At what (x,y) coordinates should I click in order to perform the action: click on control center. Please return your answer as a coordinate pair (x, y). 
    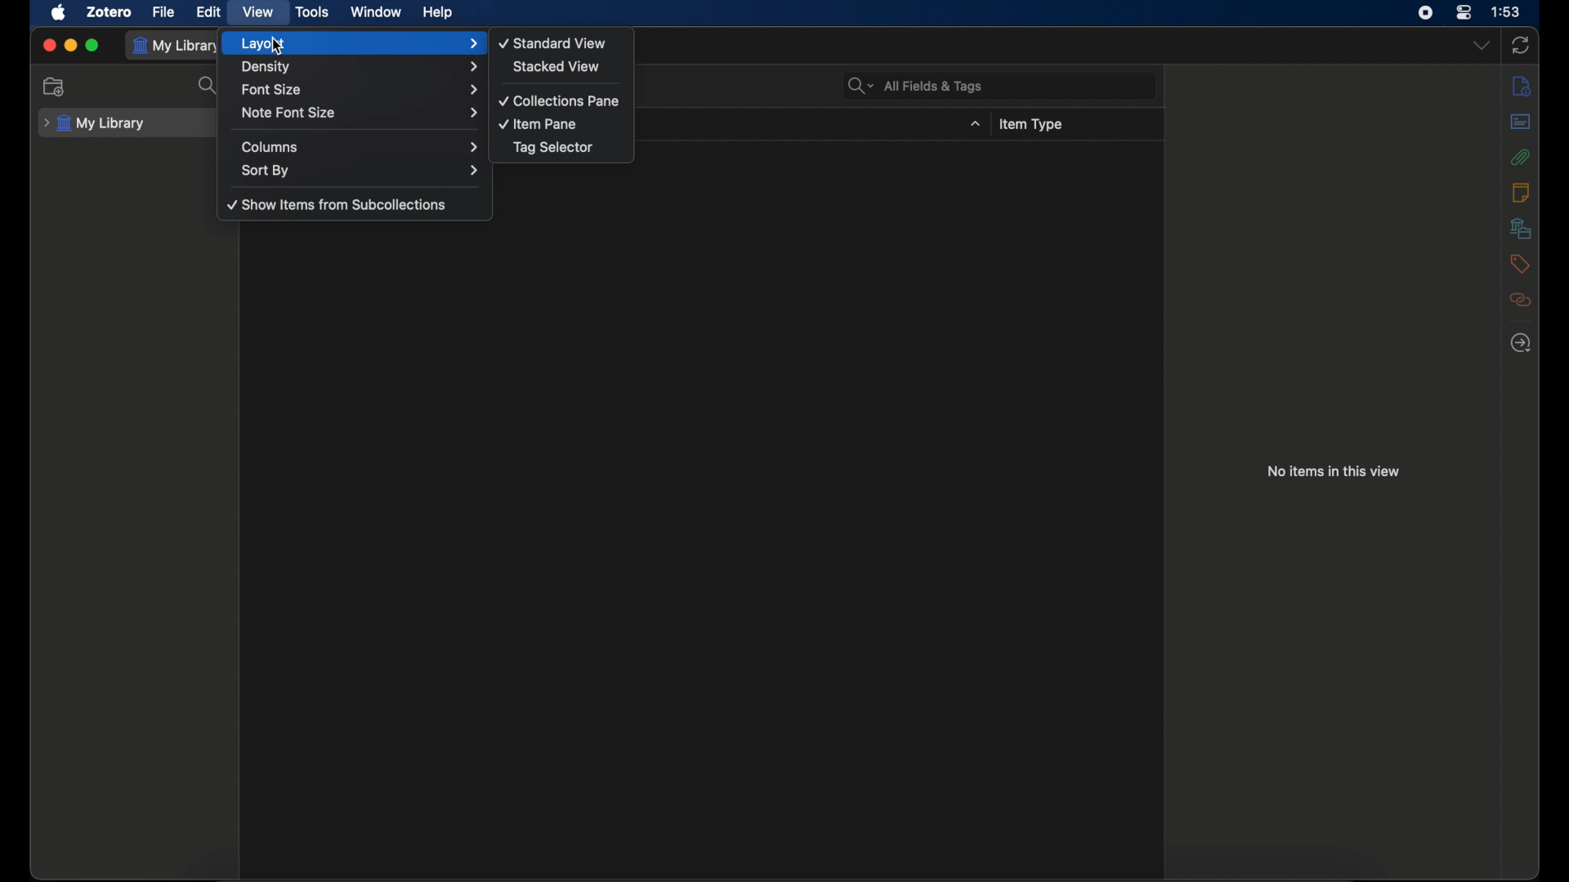
    Looking at the image, I should click on (1464, 12).